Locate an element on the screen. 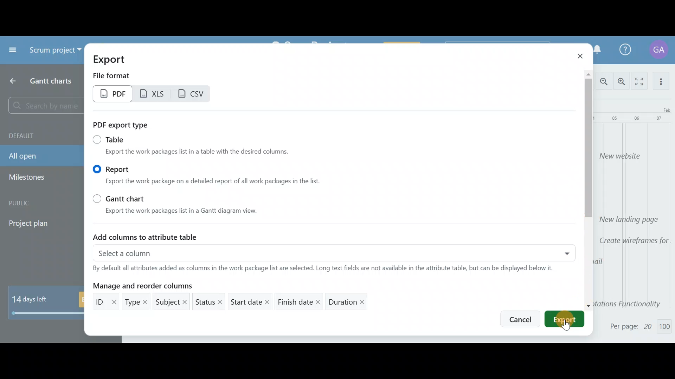 This screenshot has width=675, height=379. Search by name is located at coordinates (45, 105).